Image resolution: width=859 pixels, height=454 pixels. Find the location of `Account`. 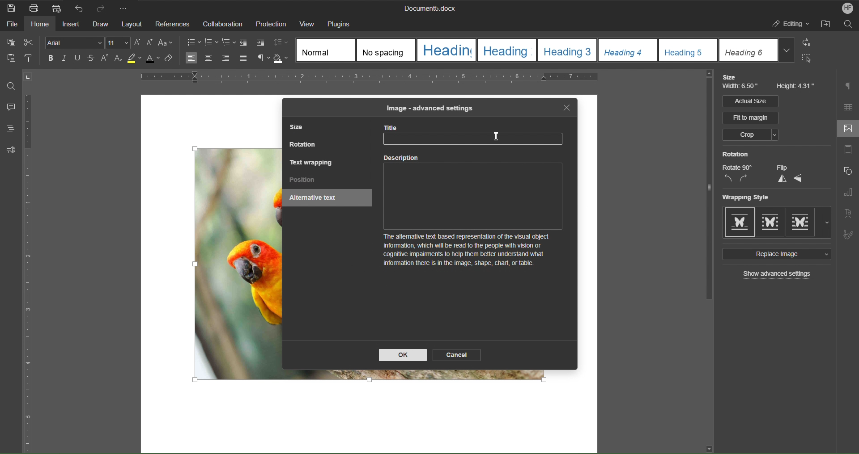

Account is located at coordinates (845, 8).